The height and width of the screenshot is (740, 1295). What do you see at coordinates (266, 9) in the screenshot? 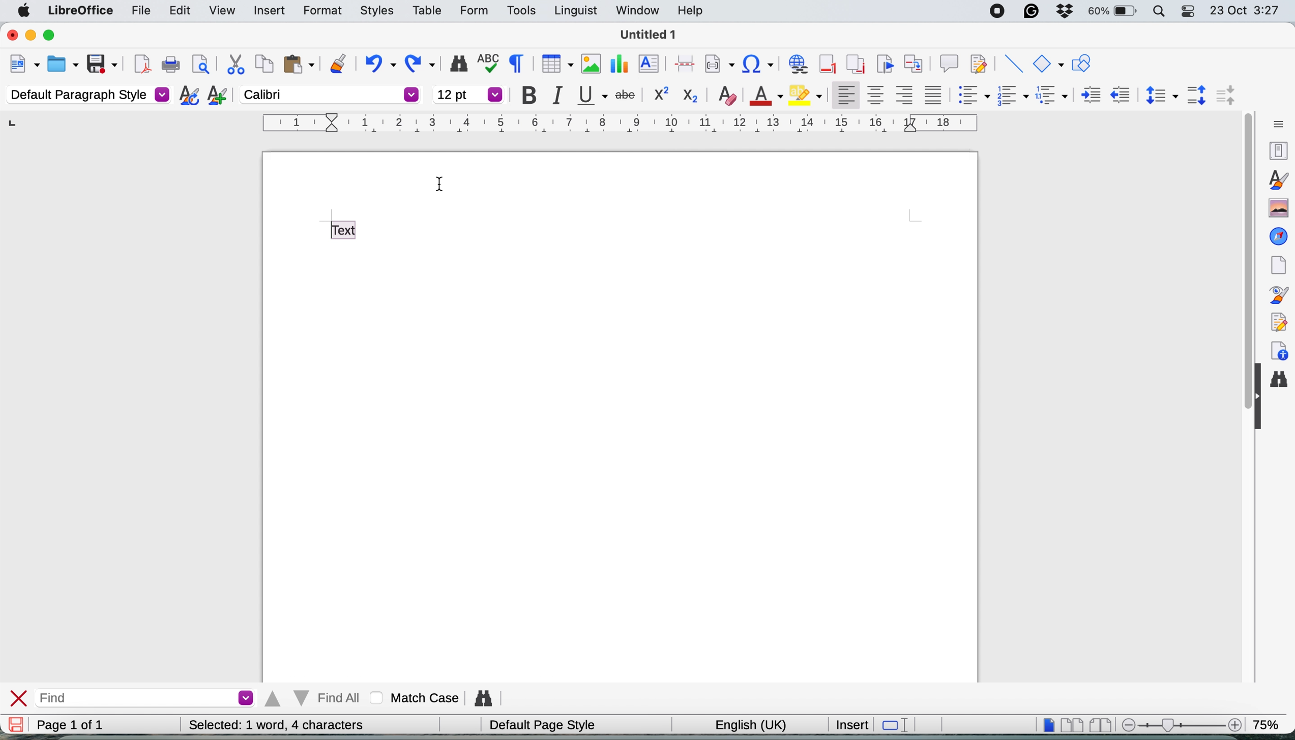
I see `insert` at bounding box center [266, 9].